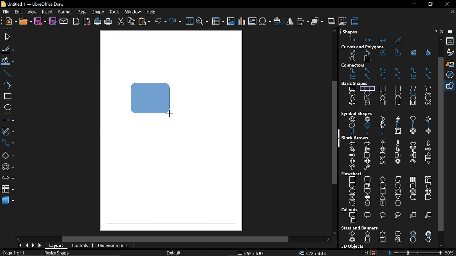  I want to click on go to first page, so click(19, 245).